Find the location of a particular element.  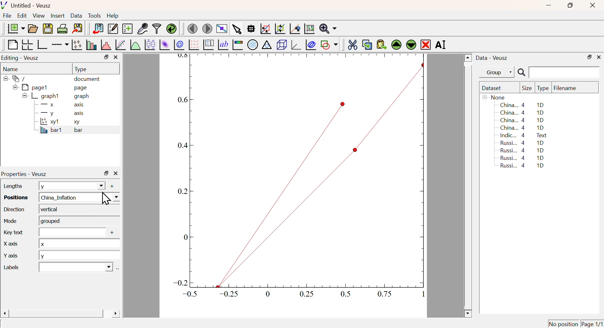

Plot Key is located at coordinates (208, 44).